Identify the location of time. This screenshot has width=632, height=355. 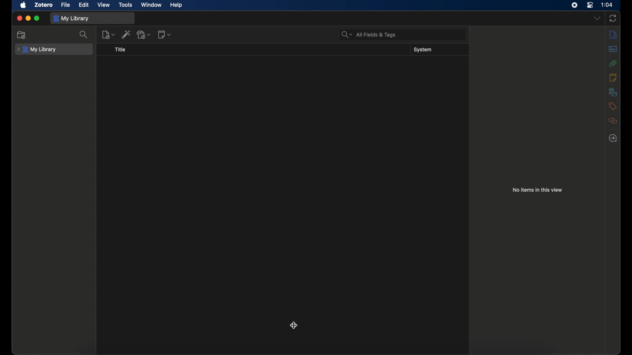
(607, 4).